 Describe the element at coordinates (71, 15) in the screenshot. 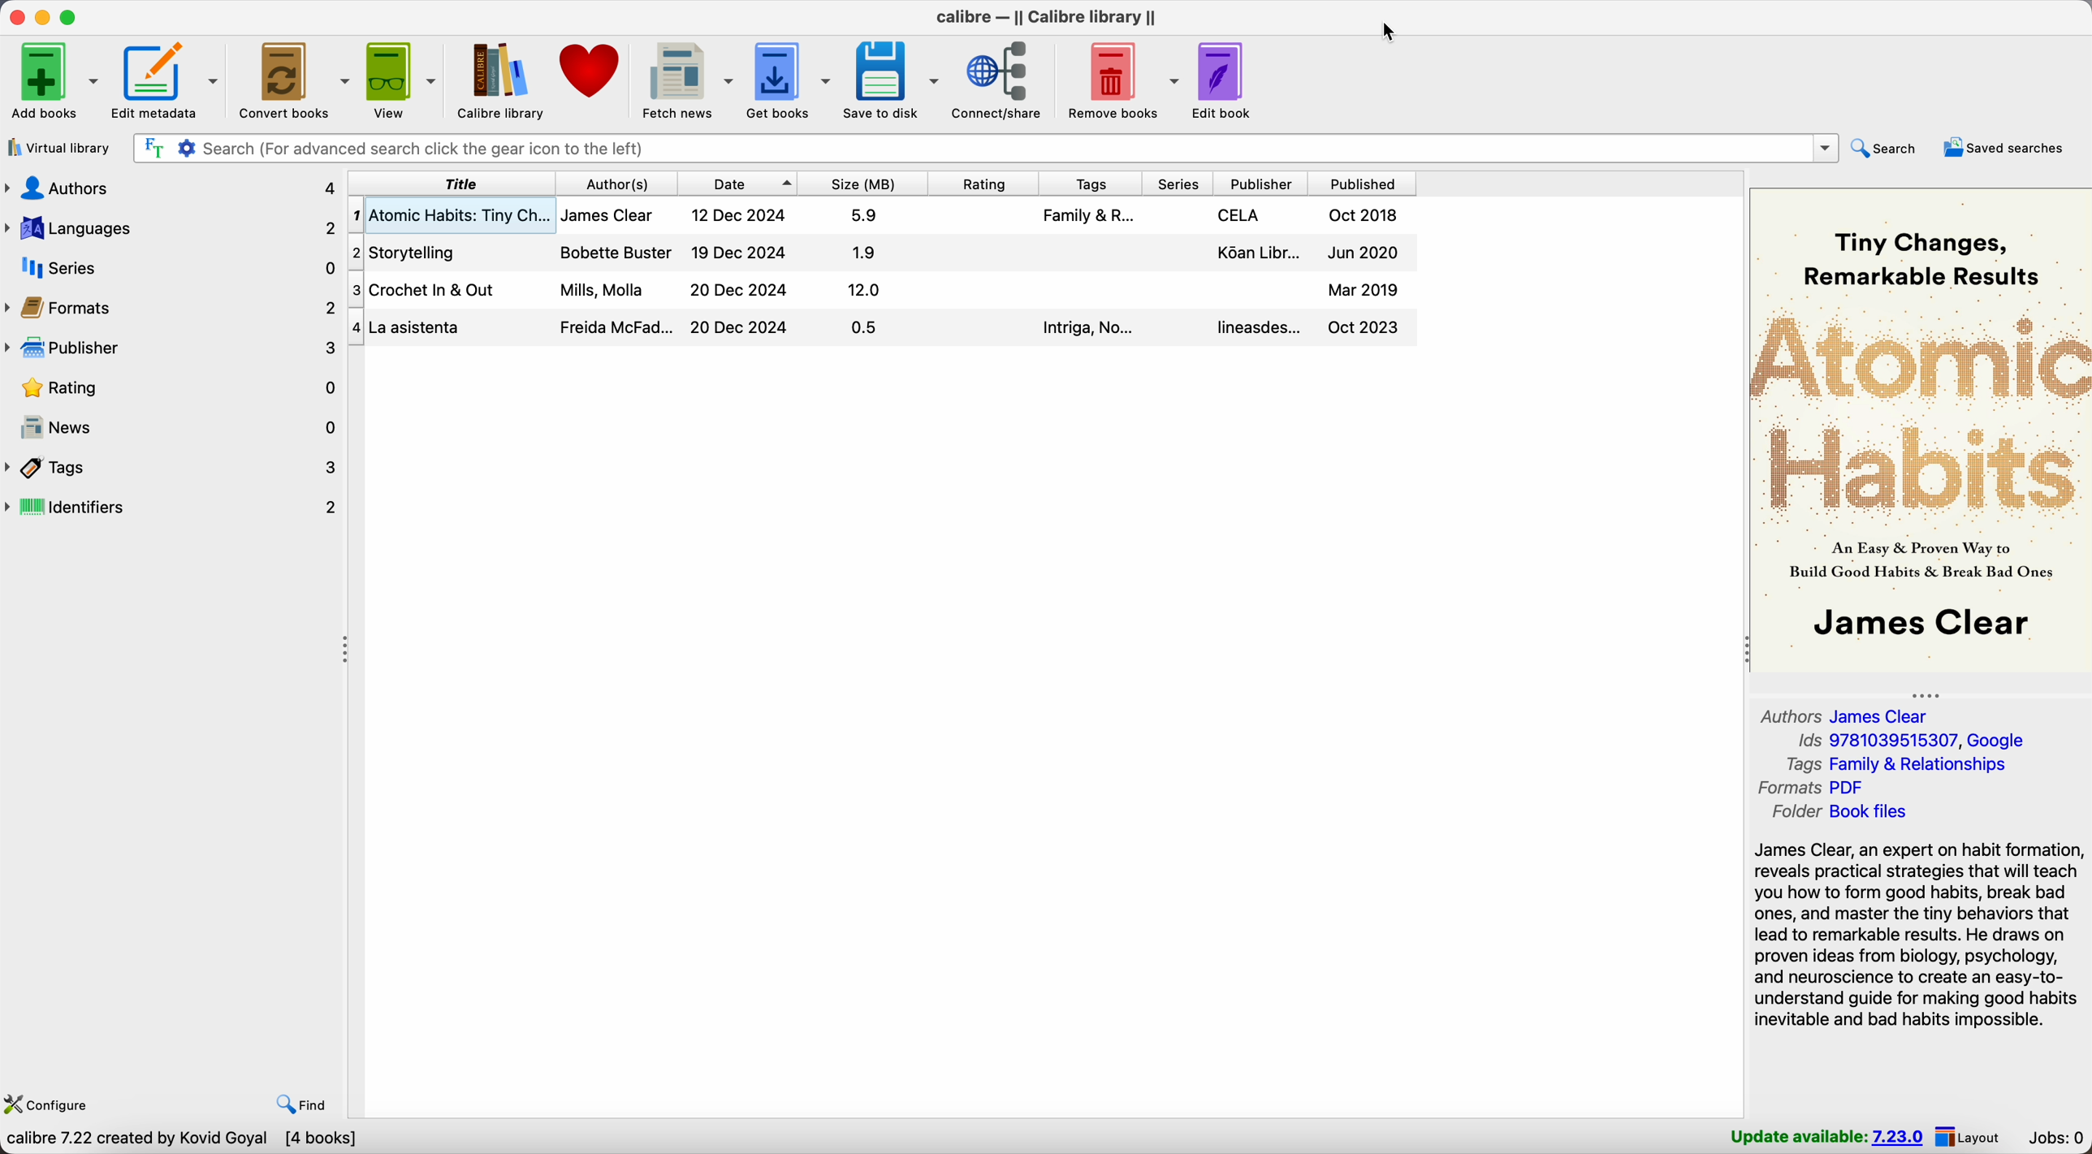

I see `maximize Calibre` at that location.